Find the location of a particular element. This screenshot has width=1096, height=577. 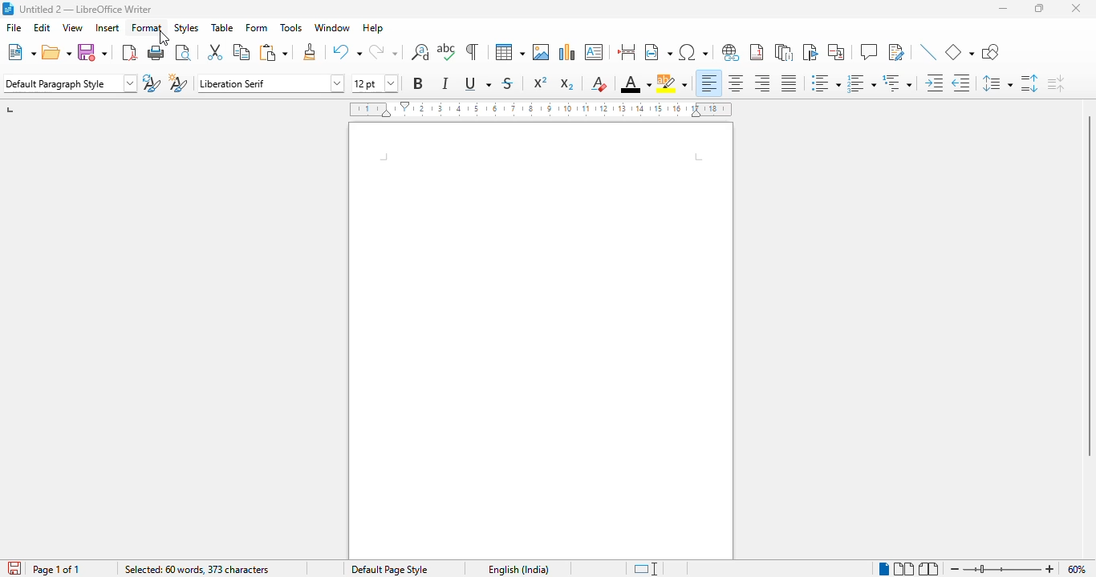

toggle ordered list is located at coordinates (861, 83).